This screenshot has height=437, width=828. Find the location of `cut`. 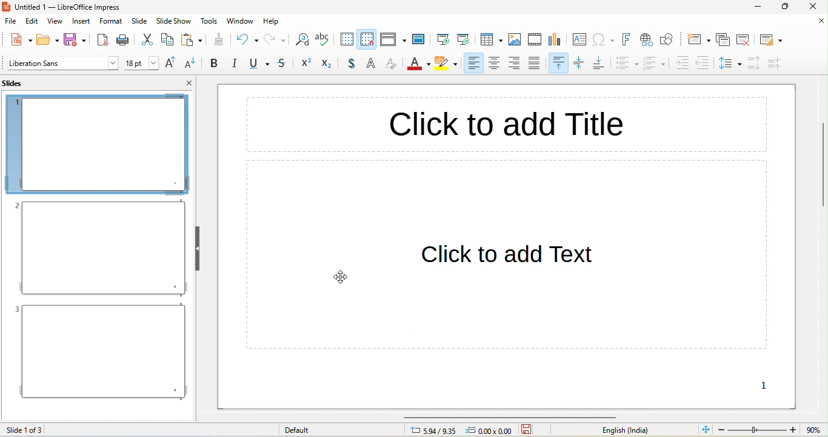

cut is located at coordinates (147, 39).